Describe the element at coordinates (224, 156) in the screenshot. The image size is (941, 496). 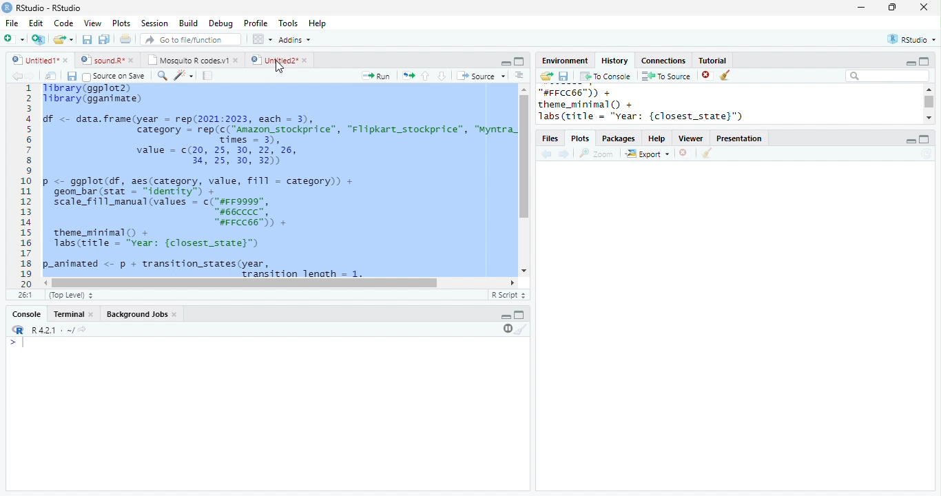
I see `value = c(20, 25, 30, 22, 26,
34, 25, 30, 32)` at that location.